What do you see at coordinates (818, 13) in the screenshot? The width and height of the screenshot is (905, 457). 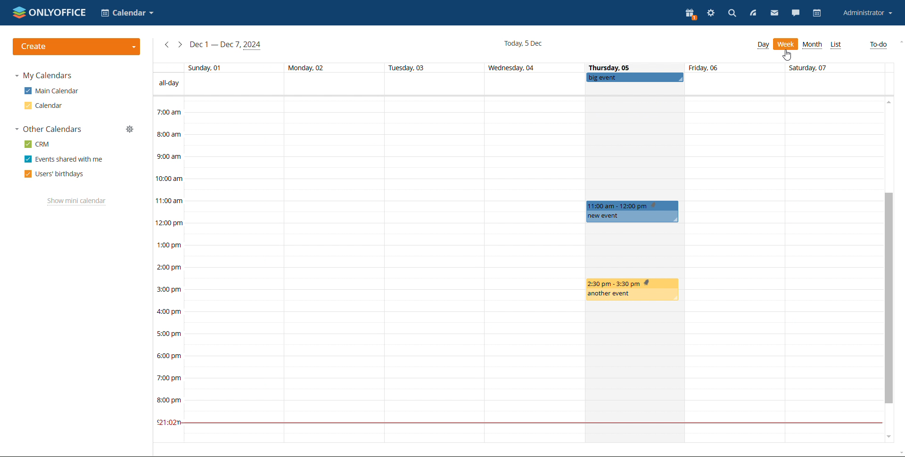 I see `calendar` at bounding box center [818, 13].